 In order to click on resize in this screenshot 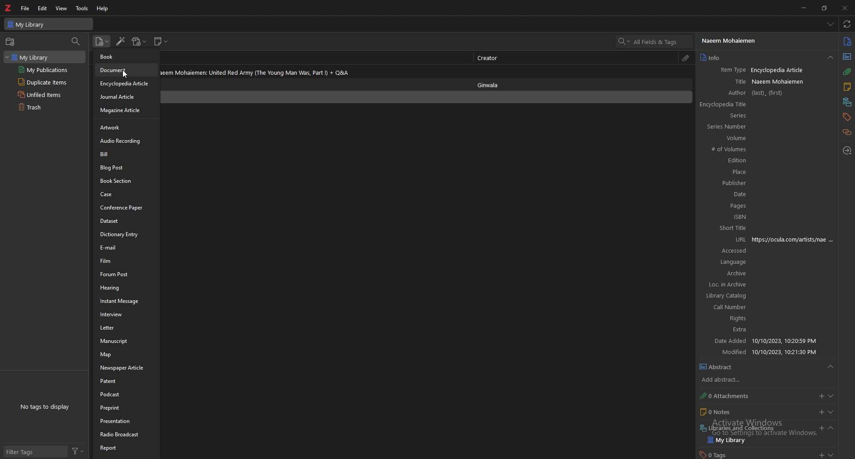, I will do `click(826, 8)`.